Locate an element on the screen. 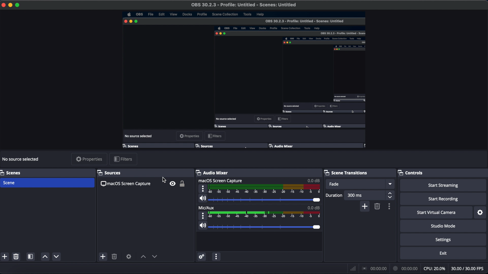 The width and height of the screenshot is (488, 274). remove selected is located at coordinates (16, 256).